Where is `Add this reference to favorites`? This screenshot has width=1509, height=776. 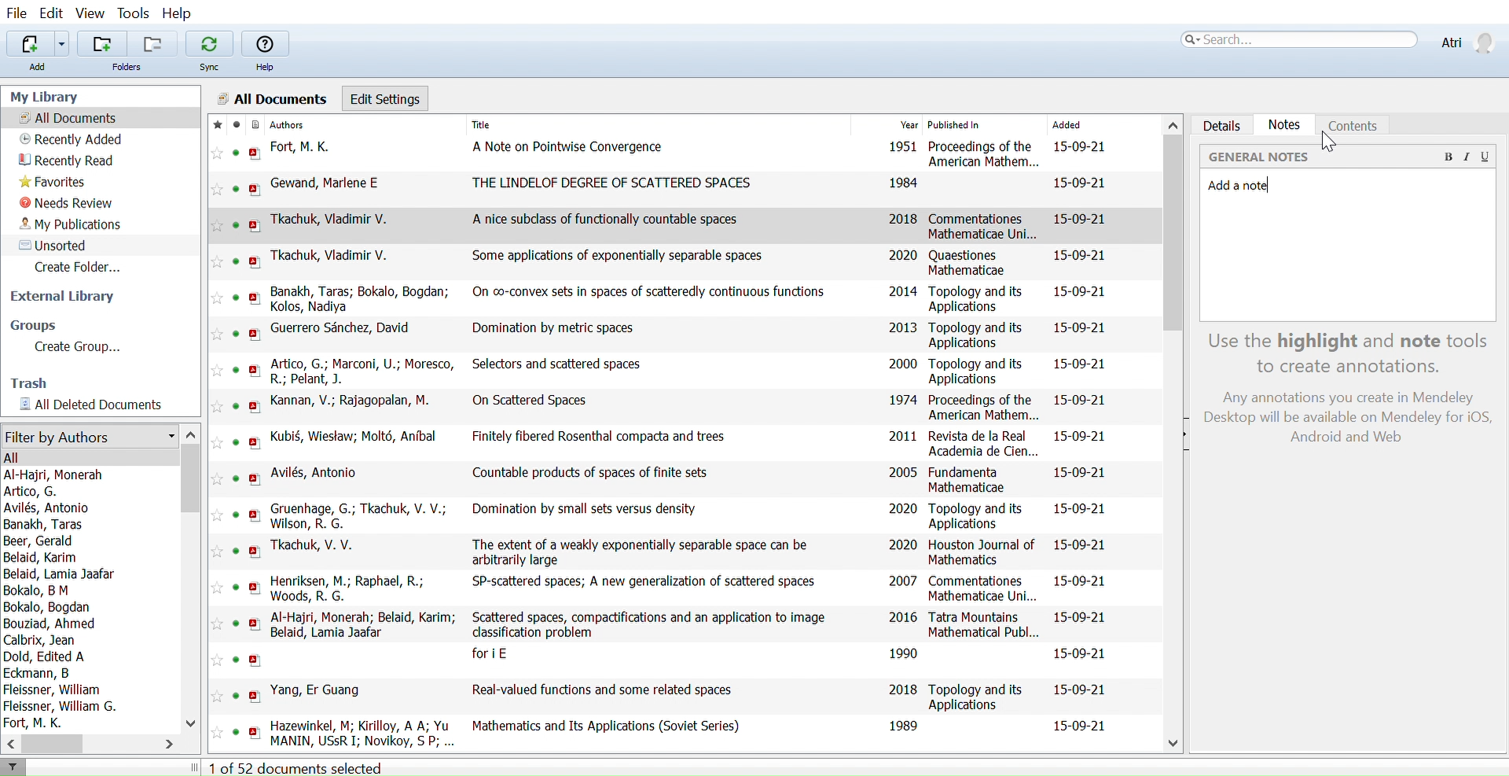
Add this reference to favorites is located at coordinates (218, 334).